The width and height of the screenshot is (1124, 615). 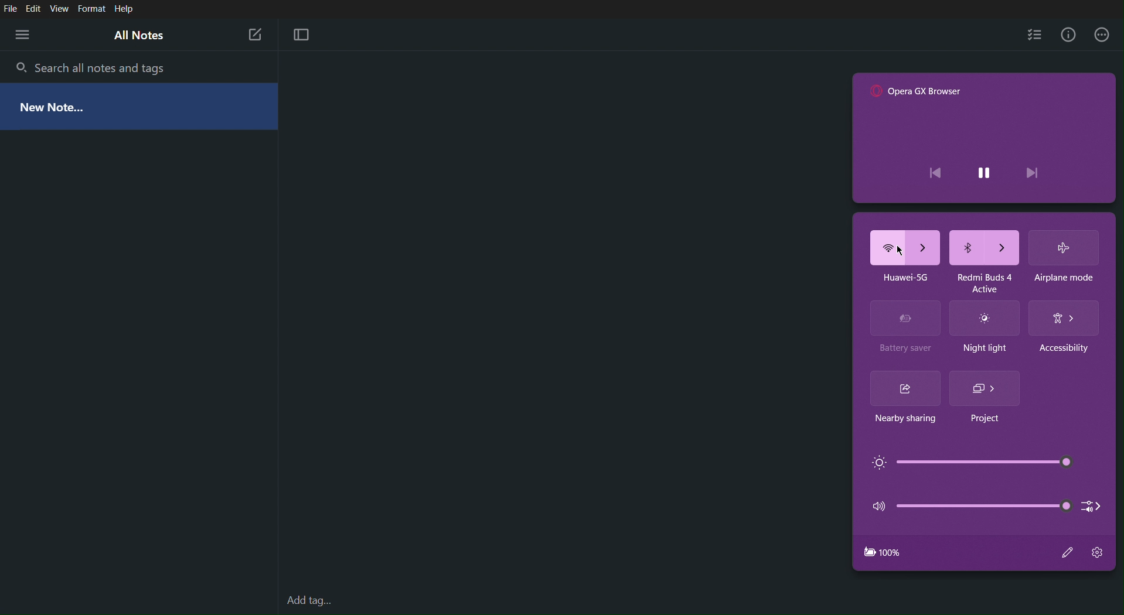 I want to click on Battery Saver, so click(x=907, y=319).